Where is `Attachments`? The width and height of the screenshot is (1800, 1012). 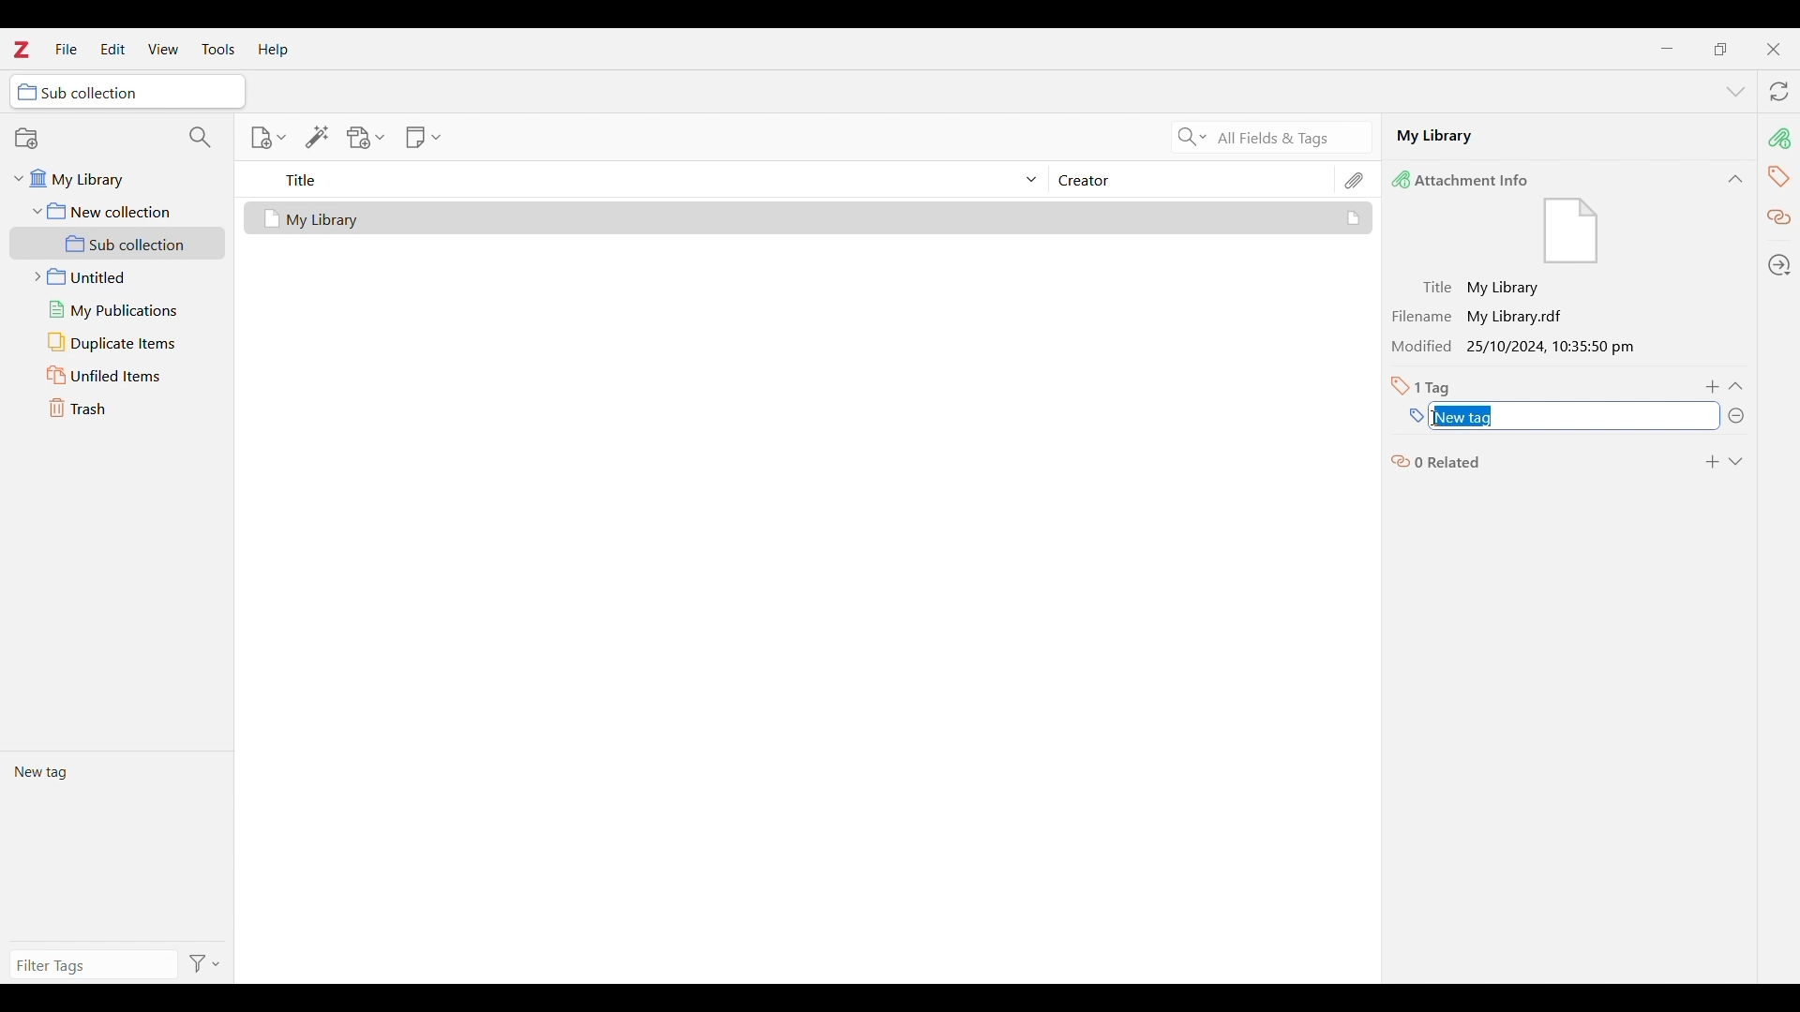
Attachments is located at coordinates (1356, 180).